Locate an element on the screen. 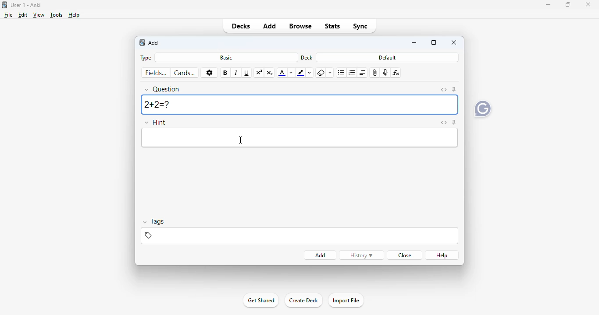  text highlighting color is located at coordinates (301, 73).